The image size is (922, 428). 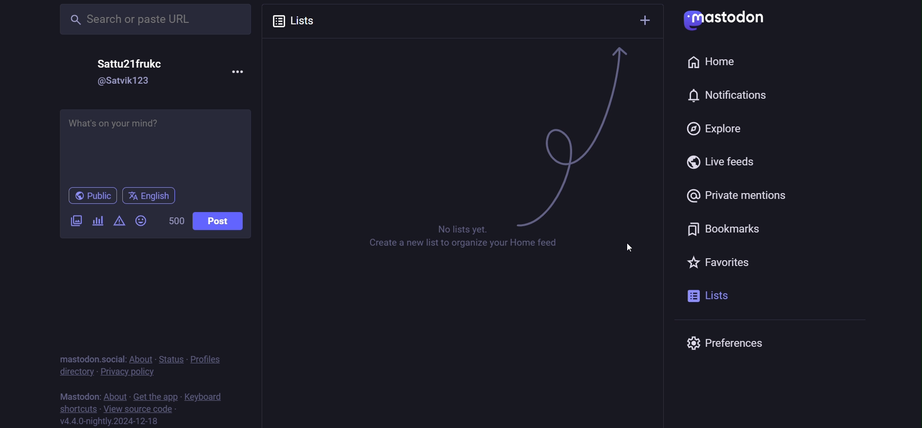 I want to click on home, so click(x=711, y=62).